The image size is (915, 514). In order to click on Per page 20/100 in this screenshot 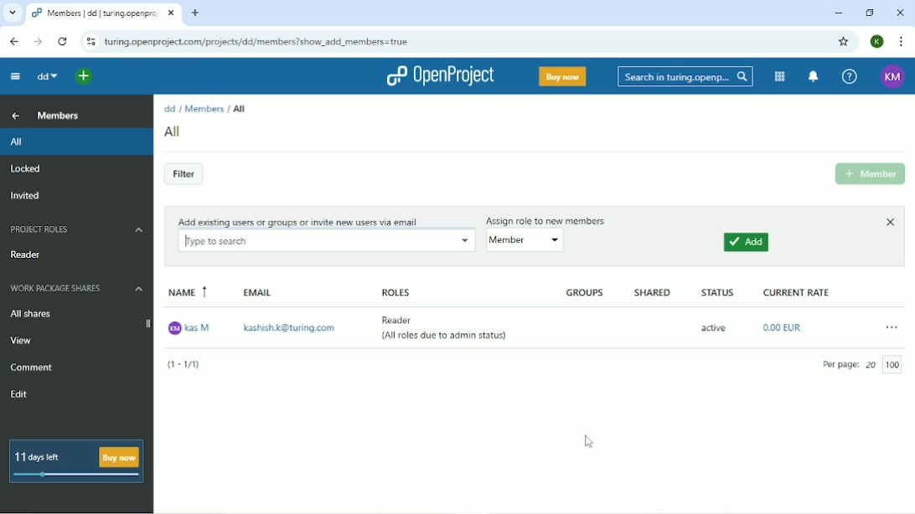, I will do `click(865, 365)`.